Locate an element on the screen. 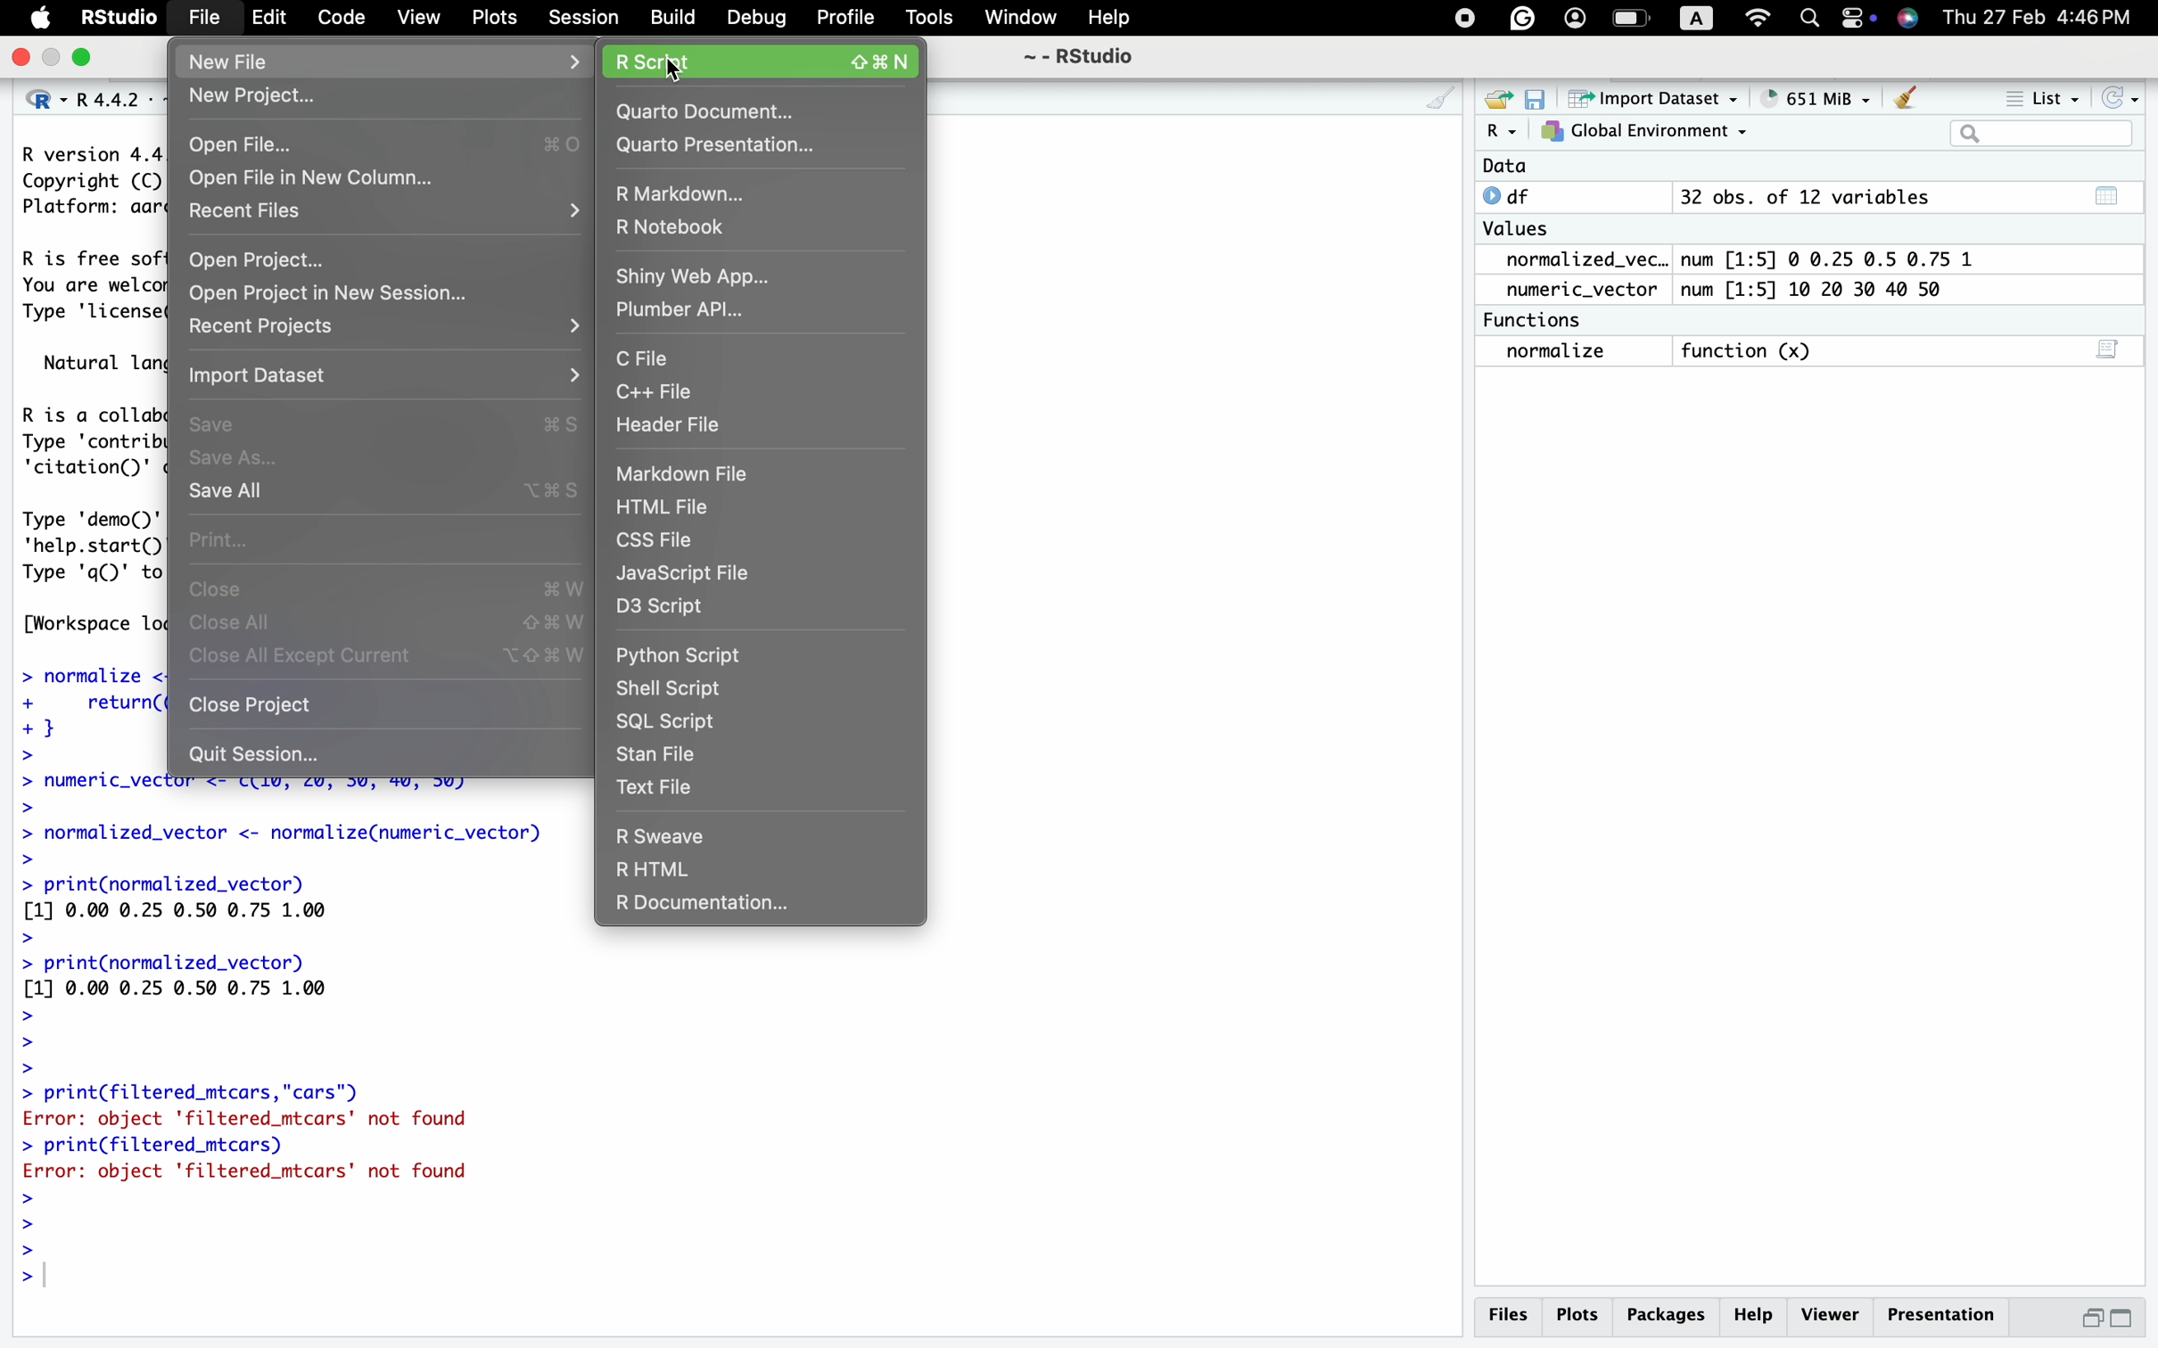 The height and width of the screenshot is (1348, 2158). Save is located at coordinates (375, 423).